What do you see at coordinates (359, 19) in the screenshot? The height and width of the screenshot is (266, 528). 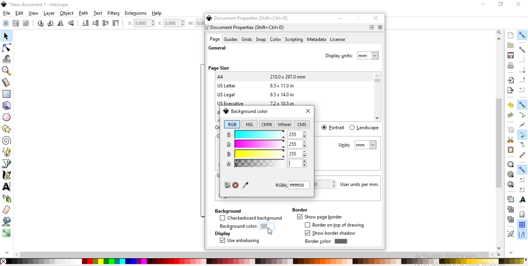 I see `restore down` at bounding box center [359, 19].